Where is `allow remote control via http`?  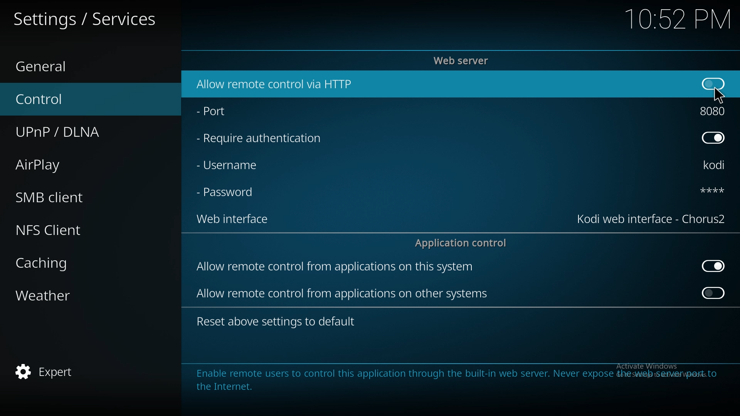 allow remote control via http is located at coordinates (273, 84).